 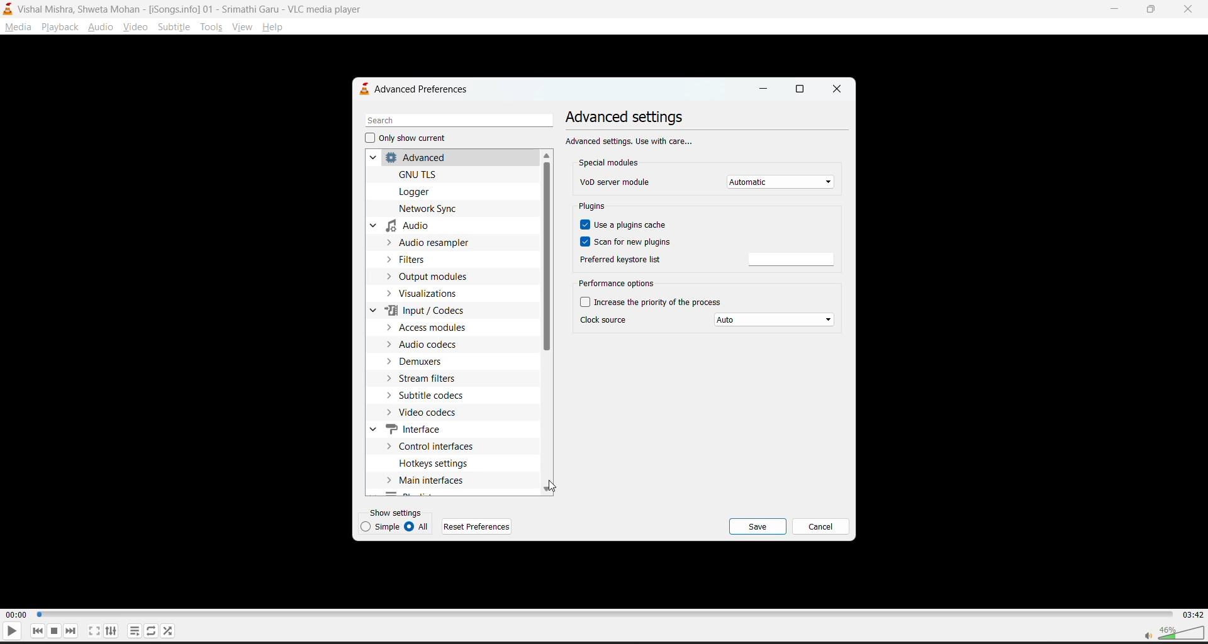 What do you see at coordinates (652, 303) in the screenshot?
I see `increase the priority of the process` at bounding box center [652, 303].